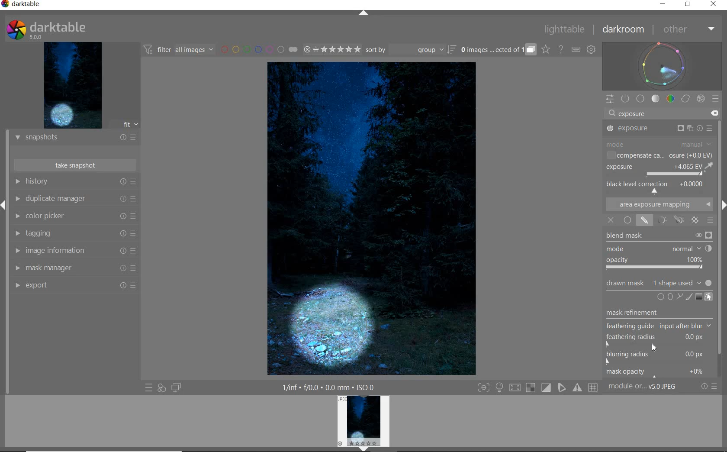 The height and width of the screenshot is (452, 727). I want to click on AREA EXPOSURE MAPPING, so click(659, 203).